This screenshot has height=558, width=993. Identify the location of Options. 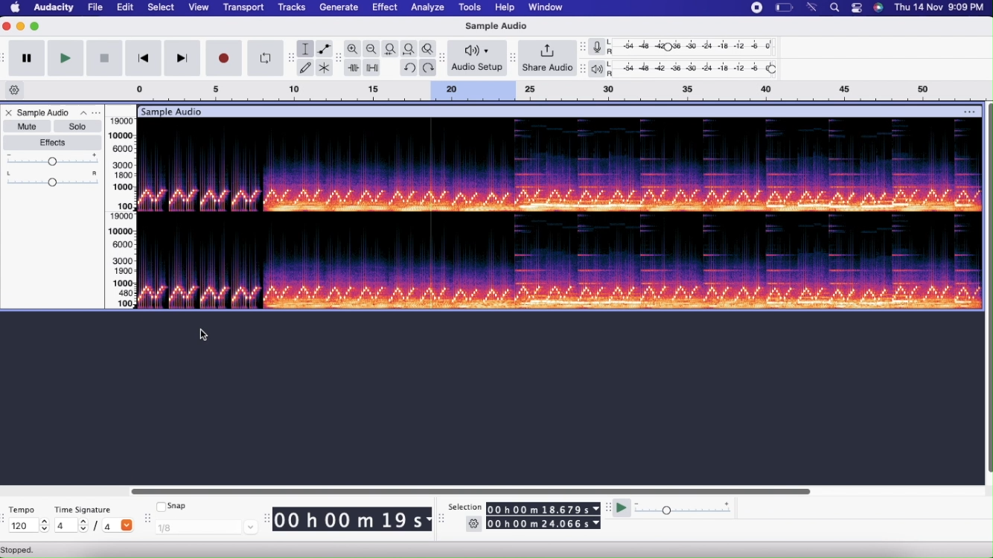
(91, 111).